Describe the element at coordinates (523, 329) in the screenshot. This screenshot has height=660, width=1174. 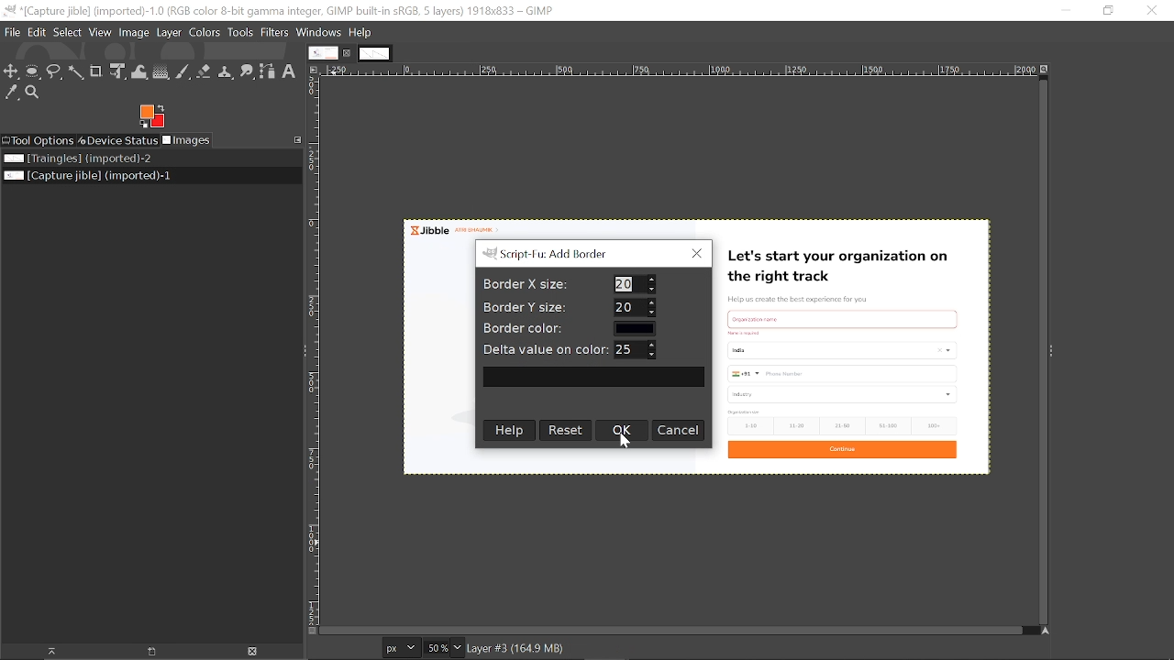
I see `Border color:` at that location.